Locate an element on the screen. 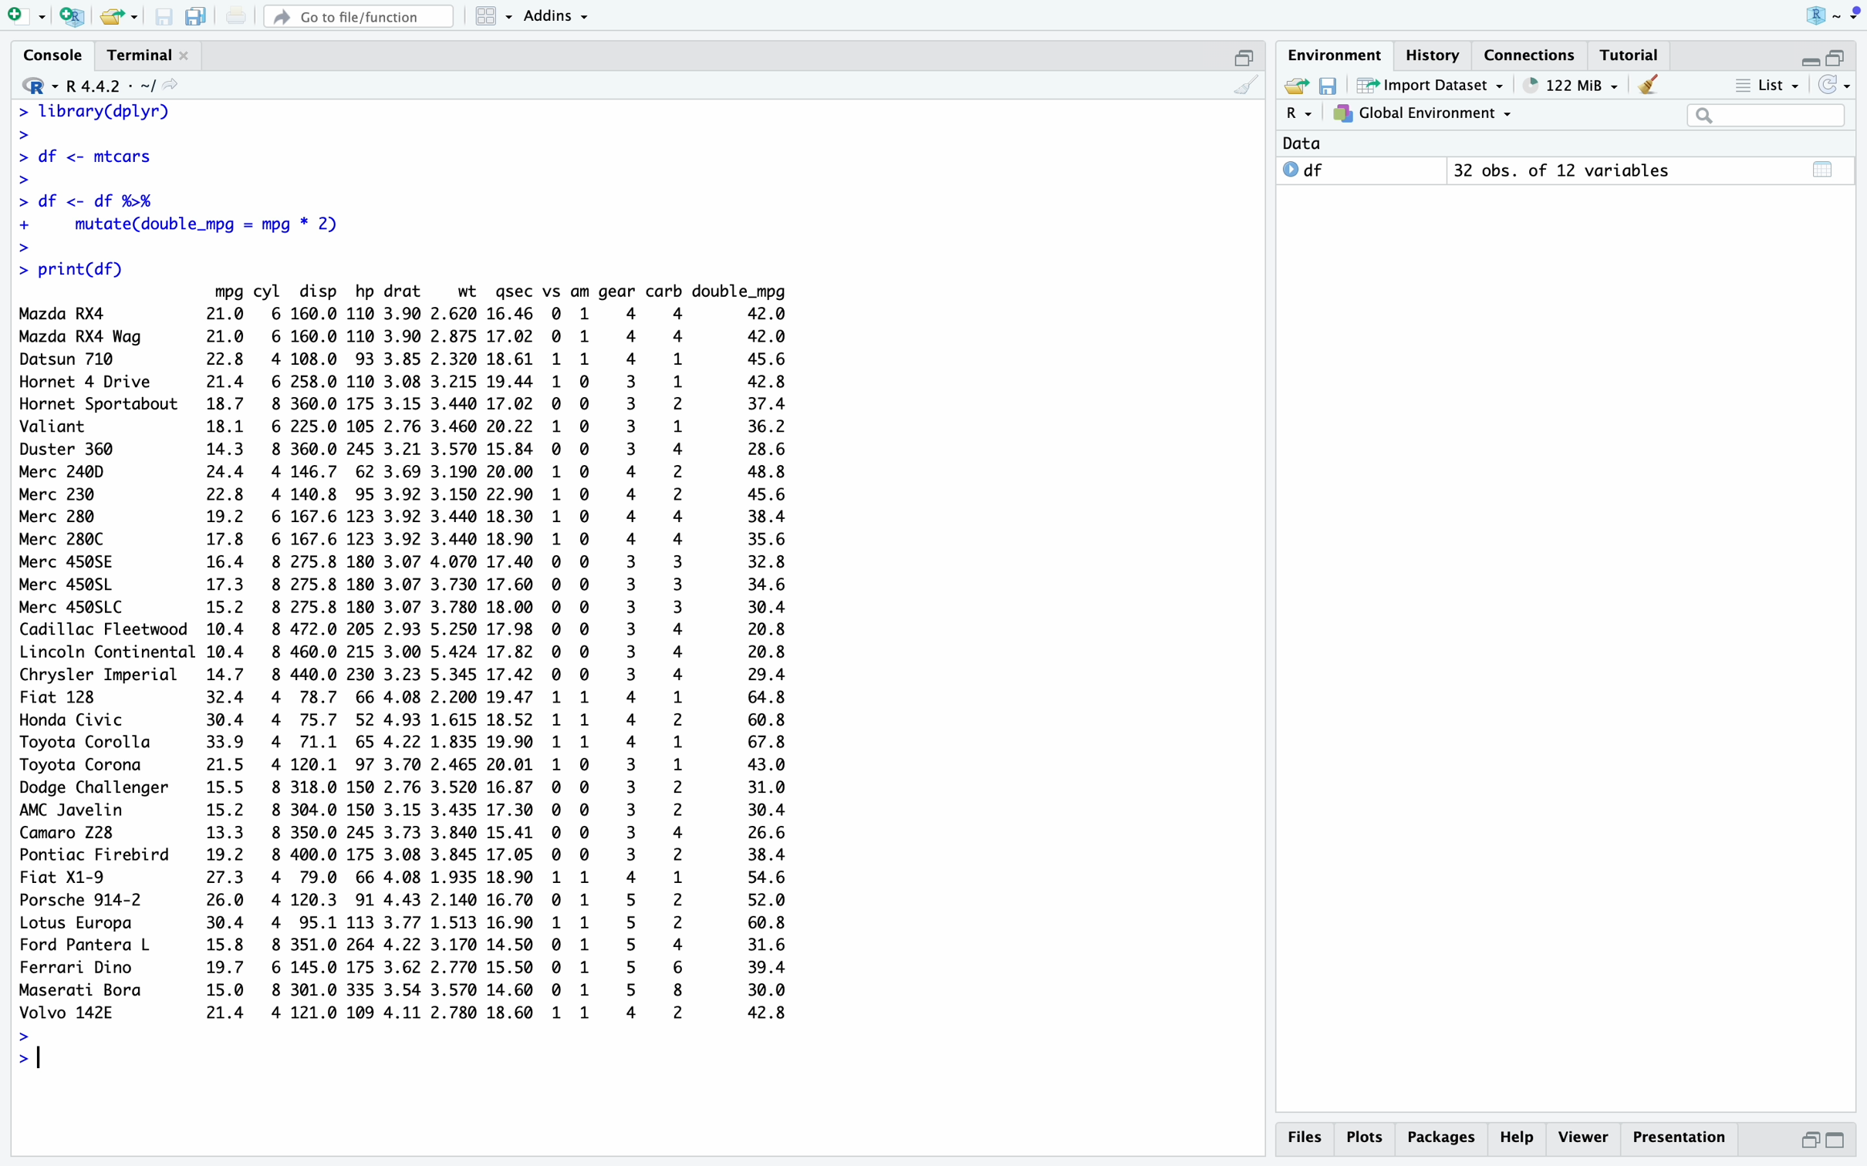 This screenshot has height=1166, width=1867. Collapse/expand is located at coordinates (1808, 62).